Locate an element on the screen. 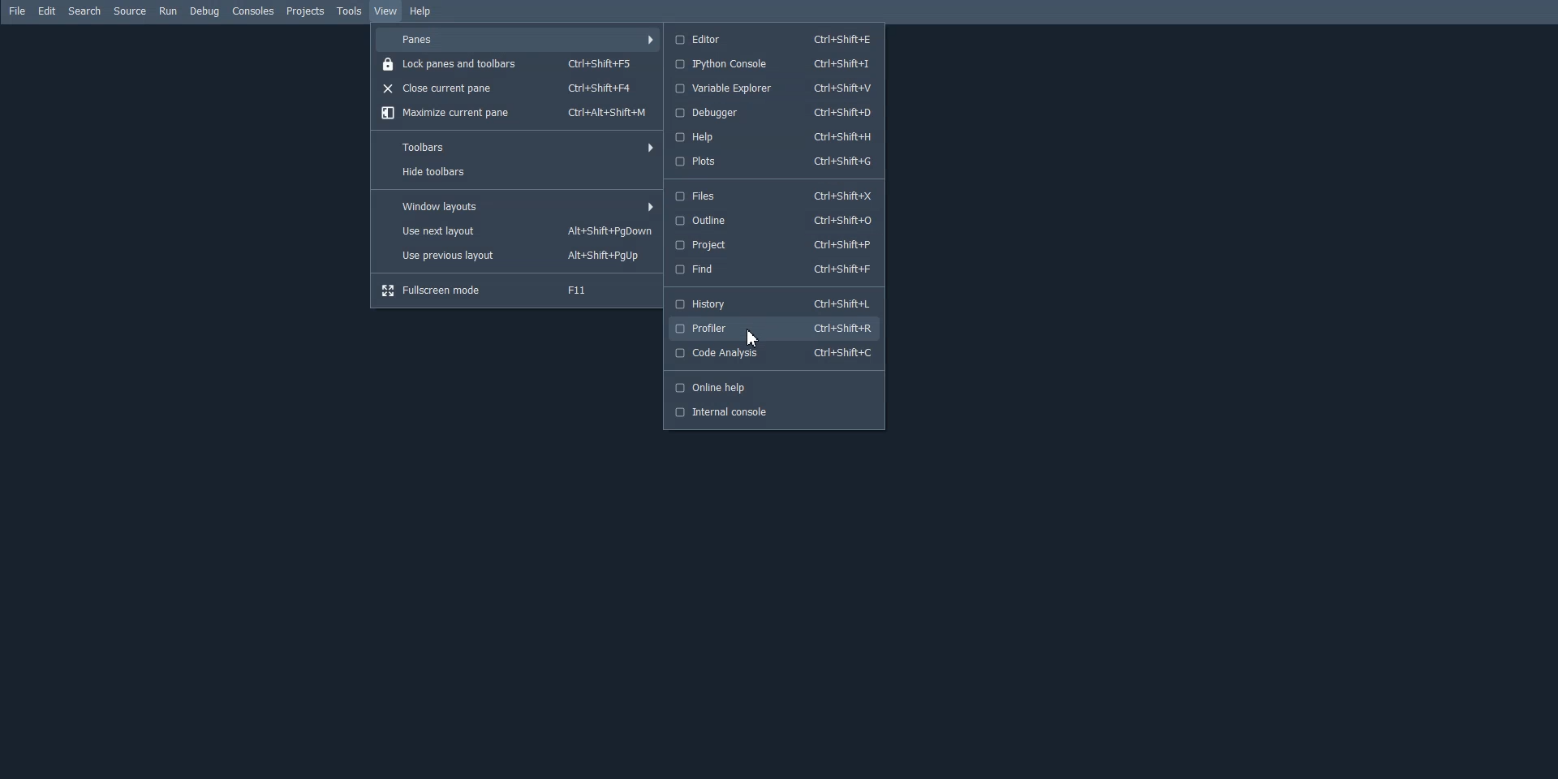  Search is located at coordinates (85, 11).